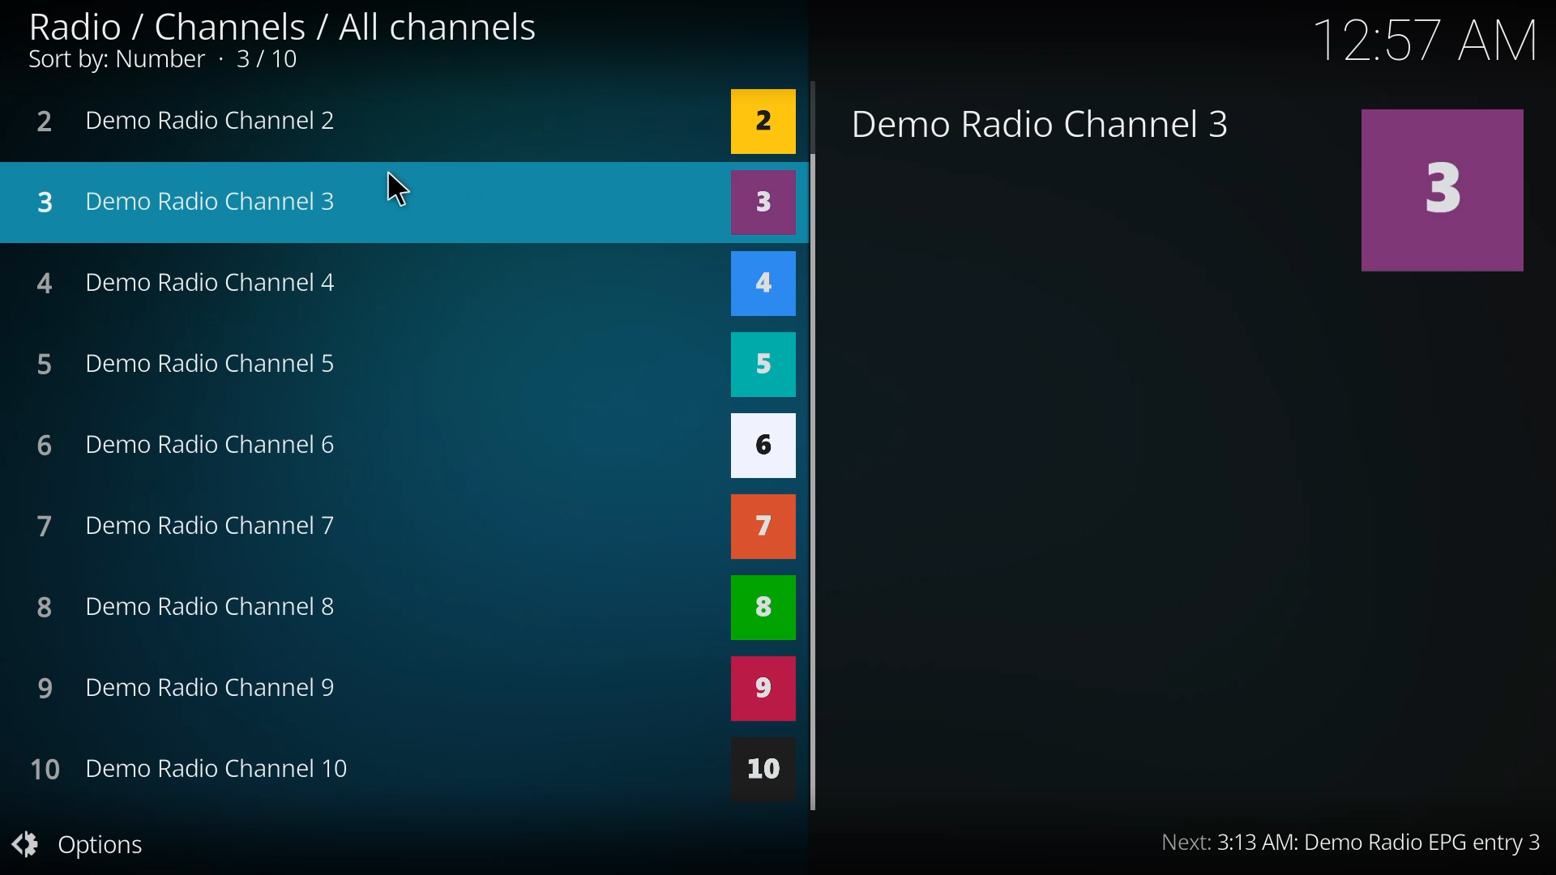 The image size is (1556, 875). I want to click on cursor, so click(814, 480).